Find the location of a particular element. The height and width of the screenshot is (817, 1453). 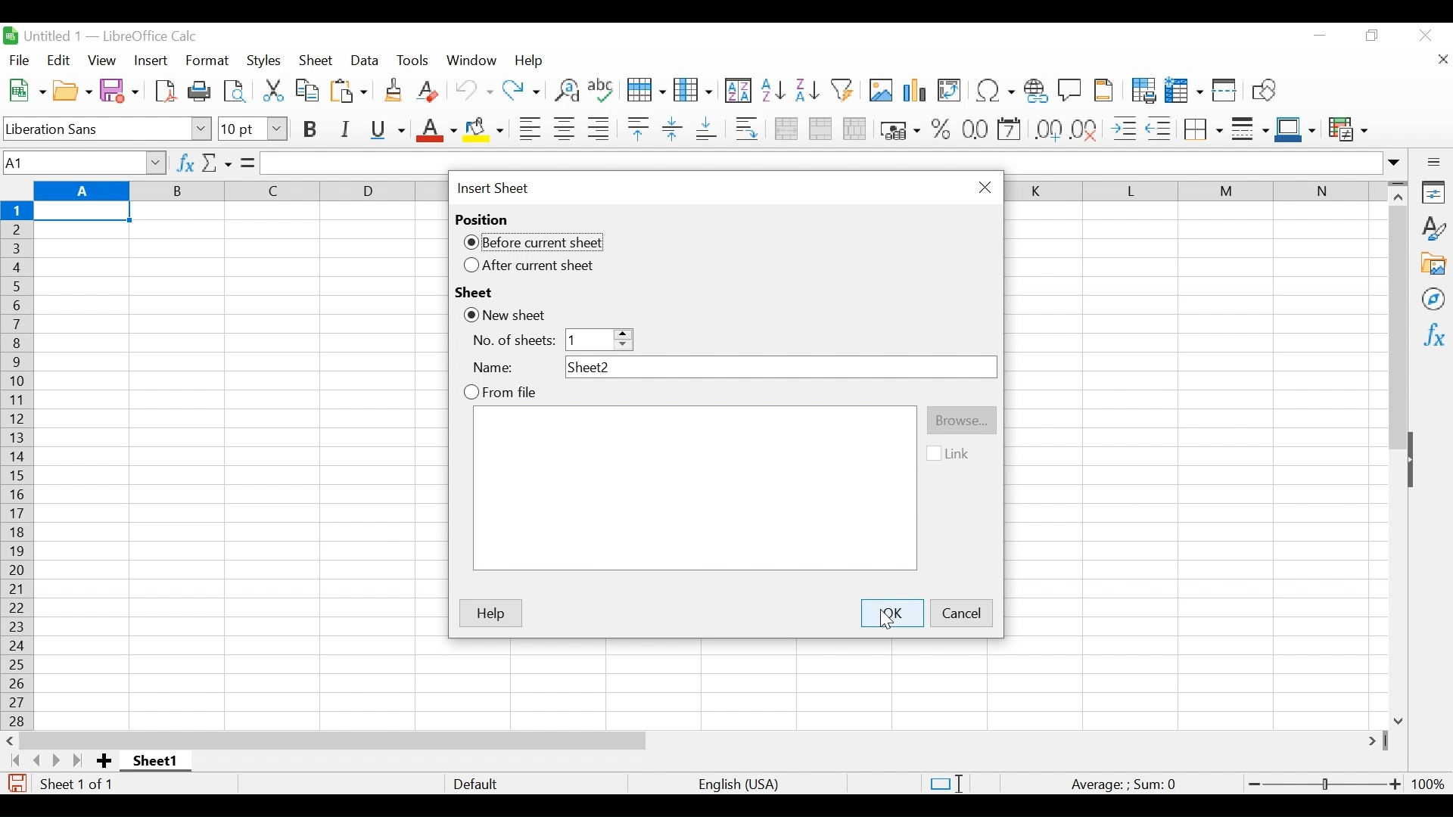

Decrease indent is located at coordinates (1160, 129).